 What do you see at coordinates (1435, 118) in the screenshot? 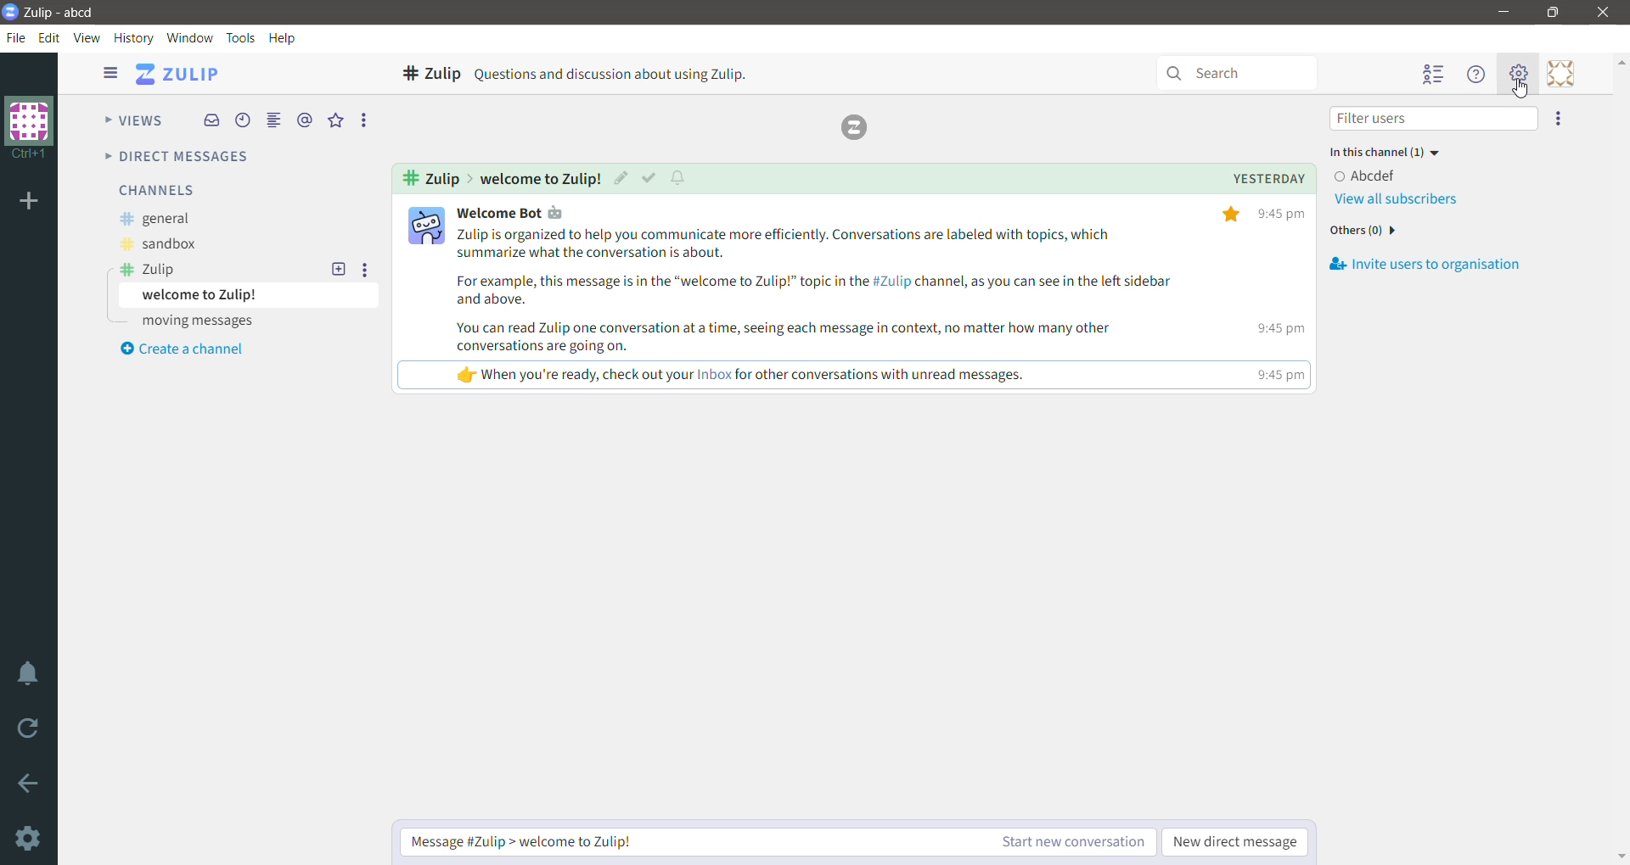
I see `Filter users` at bounding box center [1435, 118].